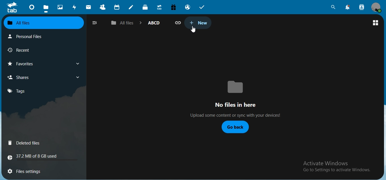 Image resolution: width=386 pixels, height=180 pixels. I want to click on text, so click(233, 98).